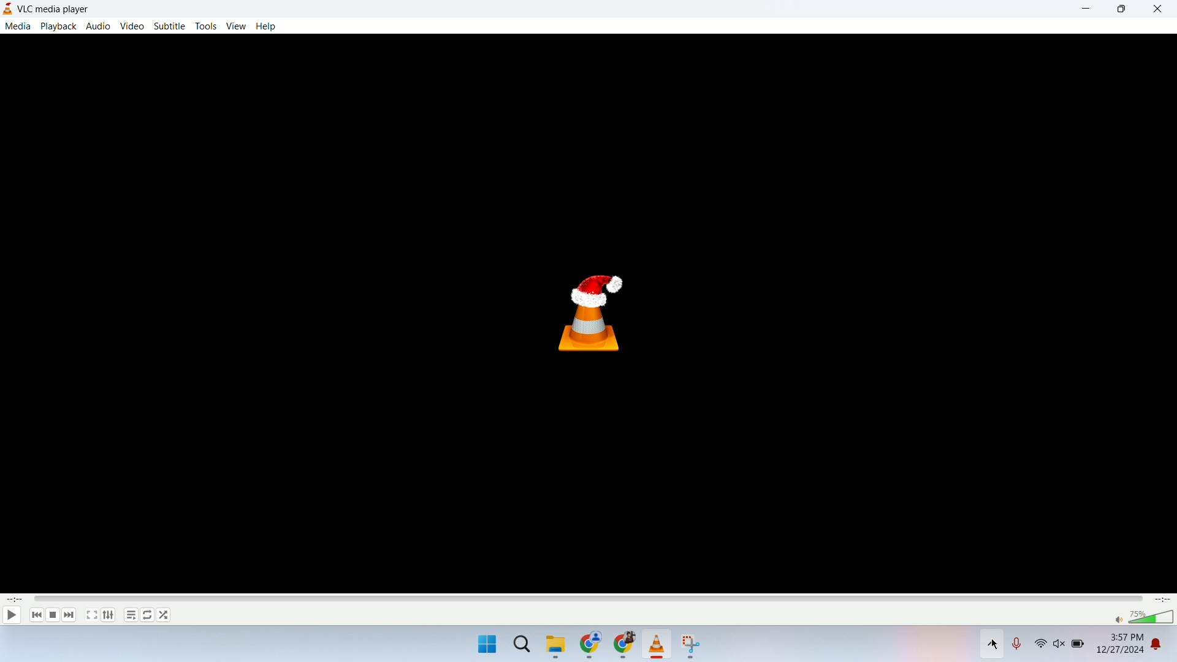 The image size is (1177, 662). What do you see at coordinates (524, 648) in the screenshot?
I see `search` at bounding box center [524, 648].